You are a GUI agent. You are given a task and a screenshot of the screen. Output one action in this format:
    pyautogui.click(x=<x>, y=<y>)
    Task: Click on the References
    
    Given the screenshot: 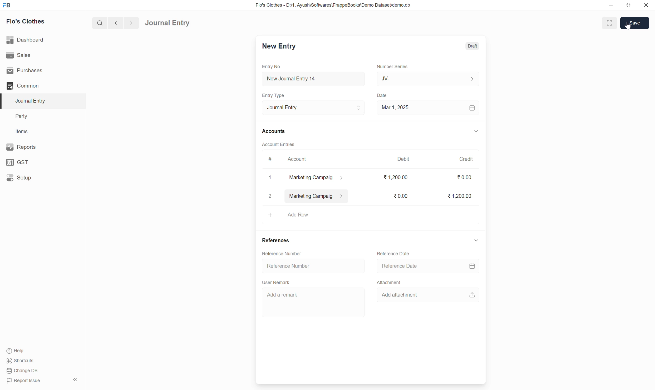 What is the action you would take?
    pyautogui.click(x=277, y=241)
    